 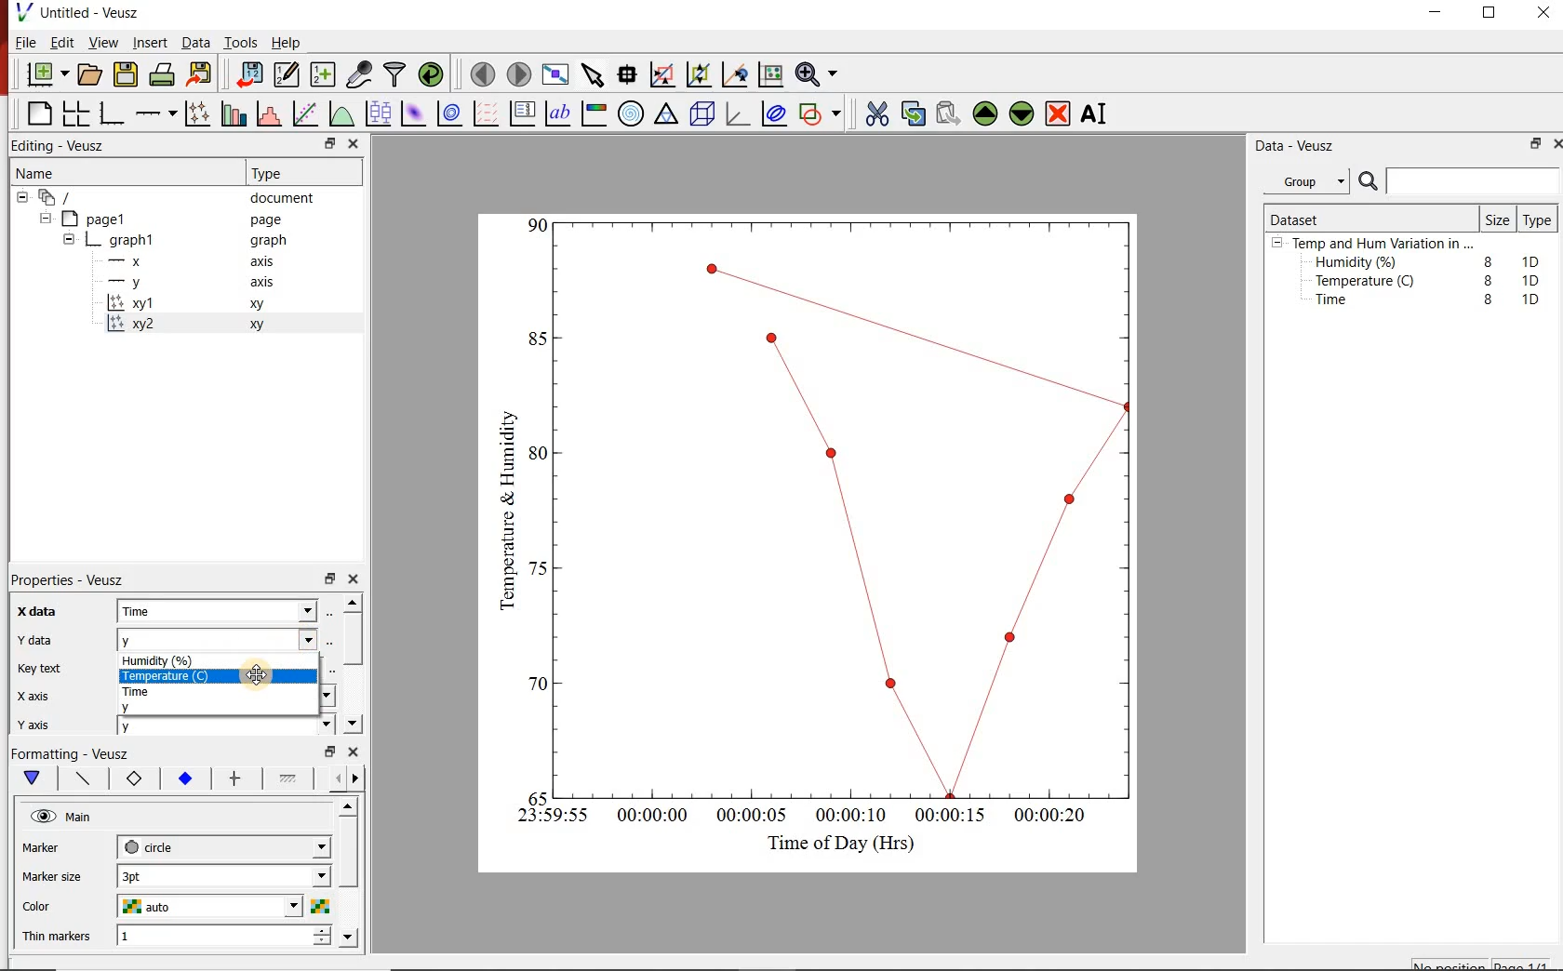 I want to click on capture remote data, so click(x=358, y=73).